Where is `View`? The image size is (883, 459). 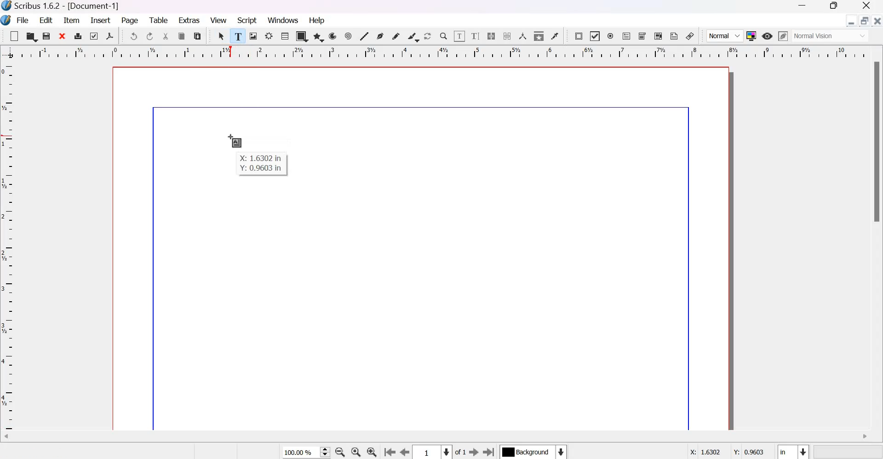
View is located at coordinates (218, 20).